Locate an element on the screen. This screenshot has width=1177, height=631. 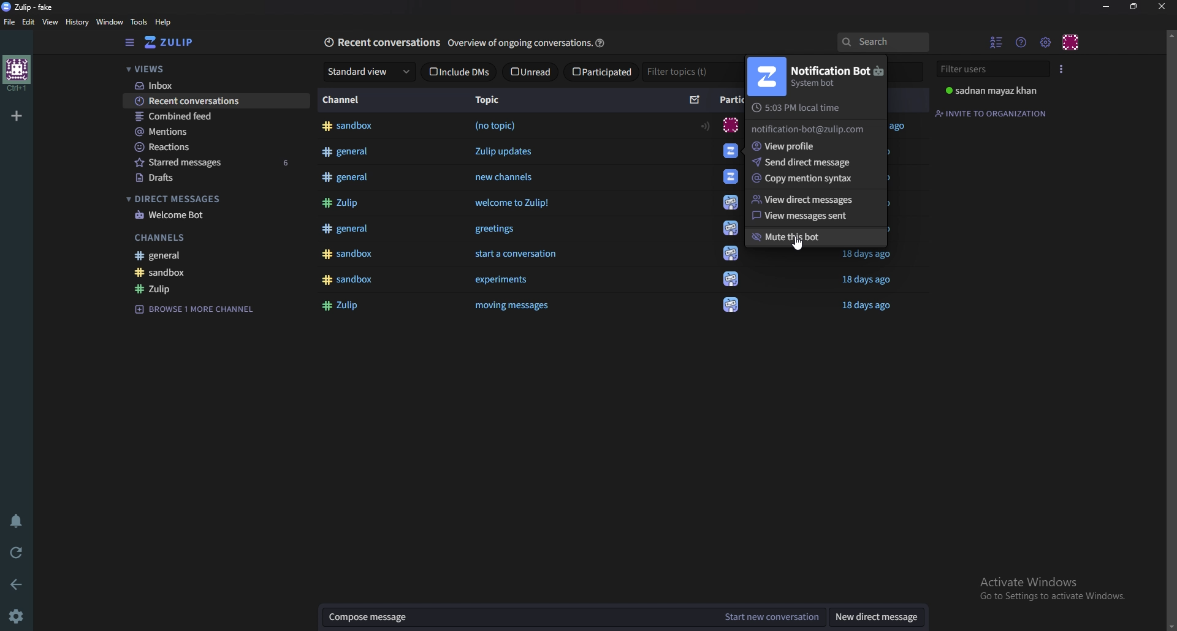
Filter topics is located at coordinates (693, 71).